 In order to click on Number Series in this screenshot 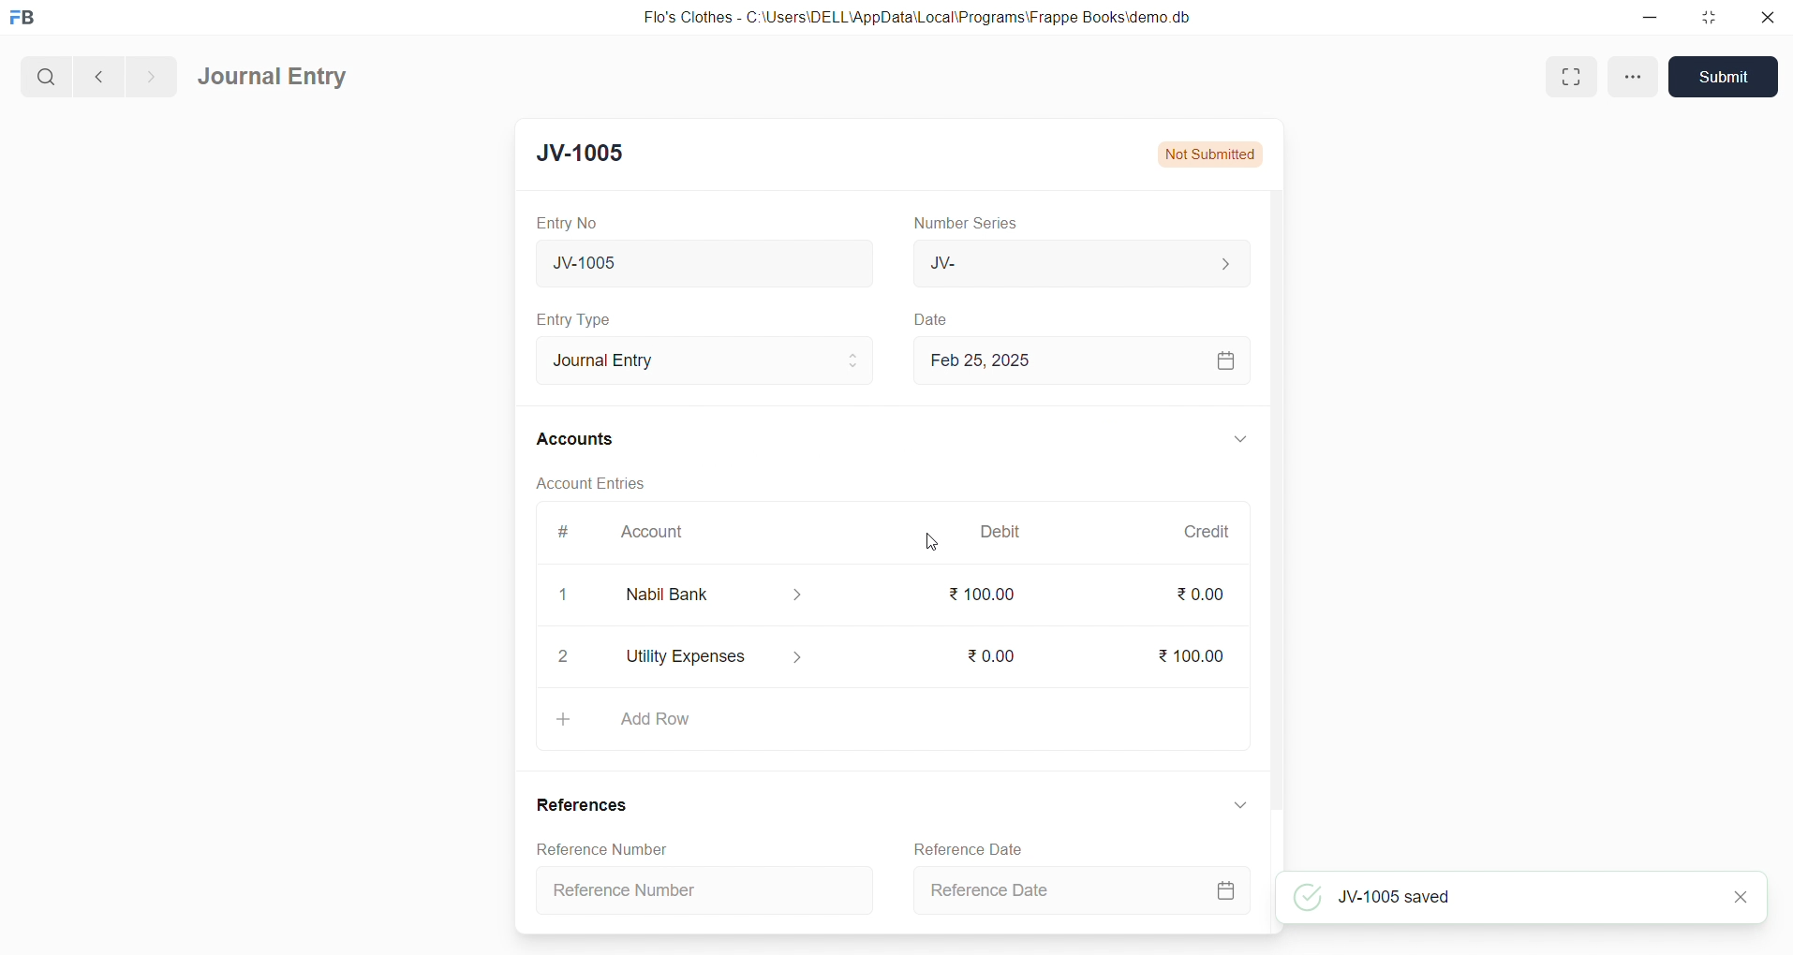, I will do `click(971, 224)`.